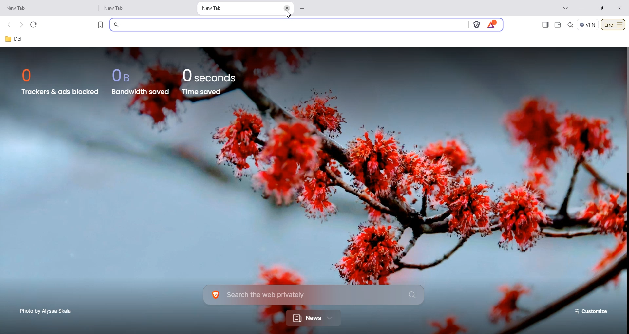  Describe the element at coordinates (10, 25) in the screenshot. I see `Back` at that location.